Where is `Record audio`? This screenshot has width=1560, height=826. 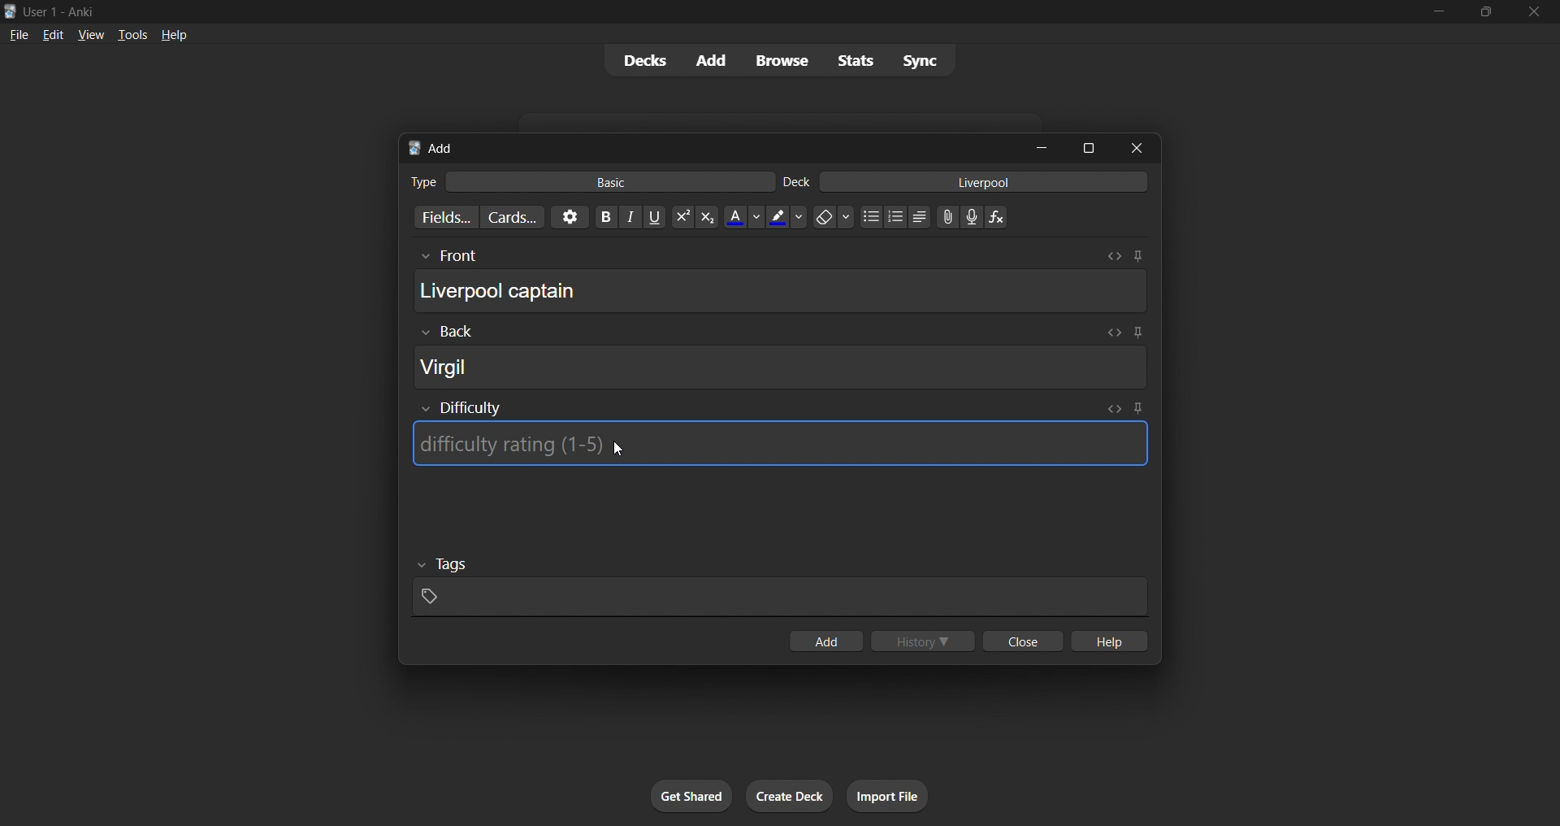
Record audio is located at coordinates (972, 217).